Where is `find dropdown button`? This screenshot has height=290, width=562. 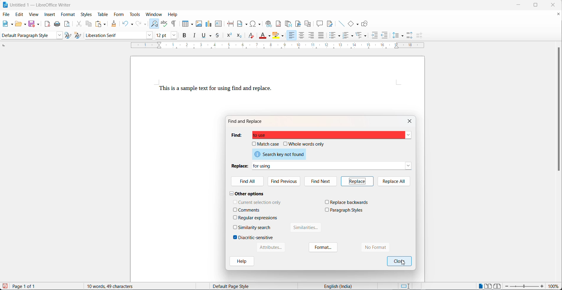
find dropdown button is located at coordinates (410, 135).